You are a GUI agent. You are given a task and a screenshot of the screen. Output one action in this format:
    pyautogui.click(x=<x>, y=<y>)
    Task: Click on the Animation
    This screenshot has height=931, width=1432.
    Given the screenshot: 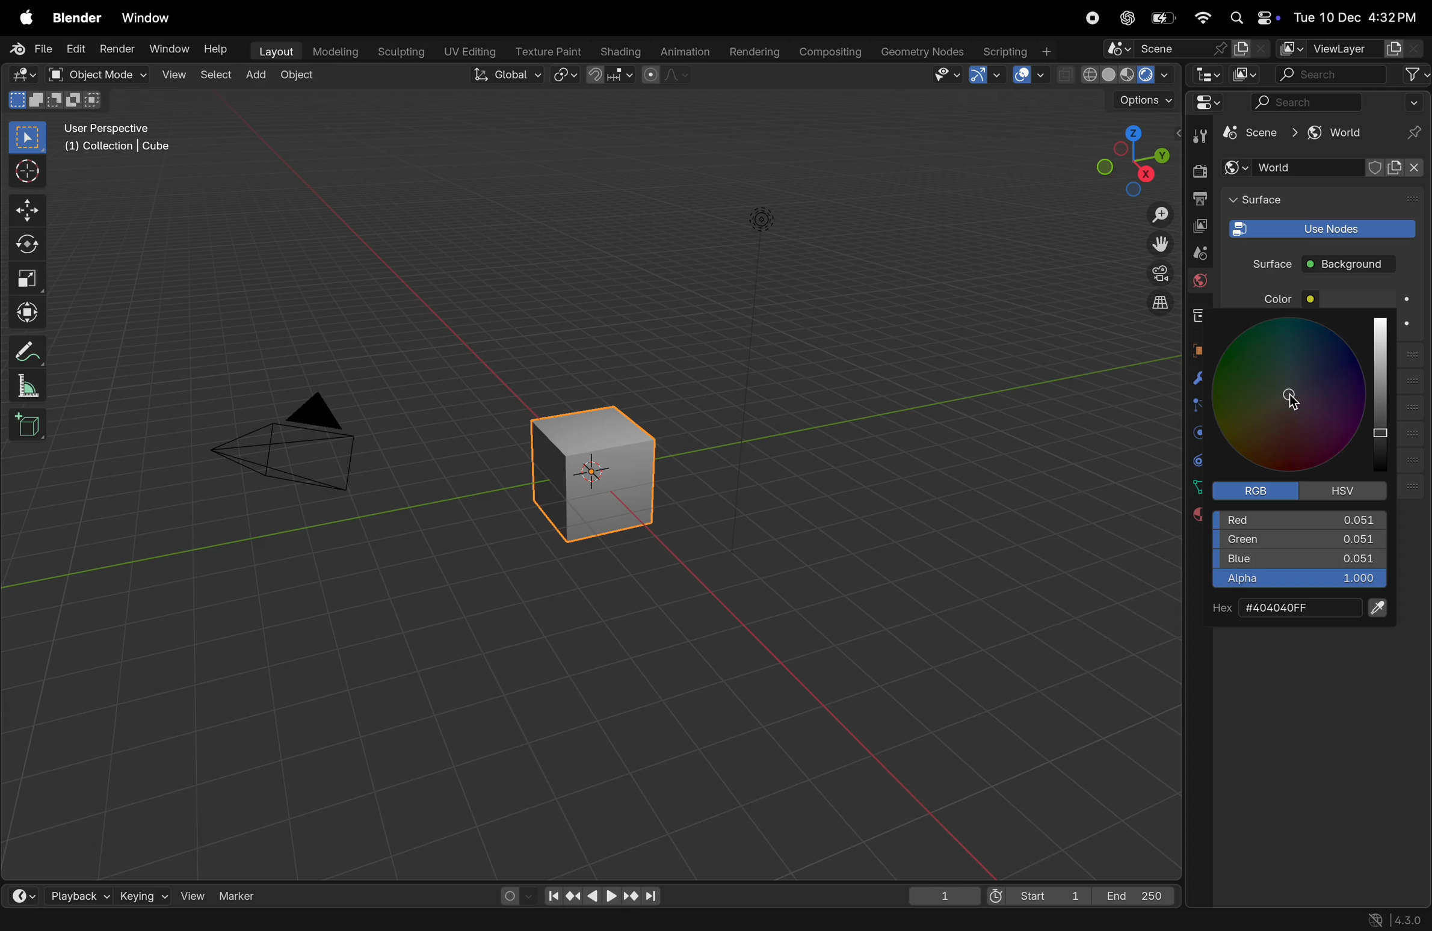 What is the action you would take?
    pyautogui.click(x=682, y=52)
    